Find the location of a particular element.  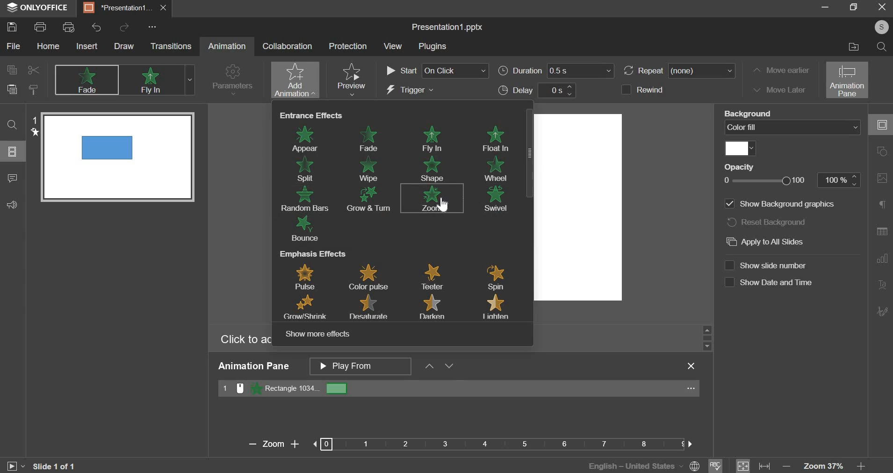

Line is located at coordinates (784, 204).